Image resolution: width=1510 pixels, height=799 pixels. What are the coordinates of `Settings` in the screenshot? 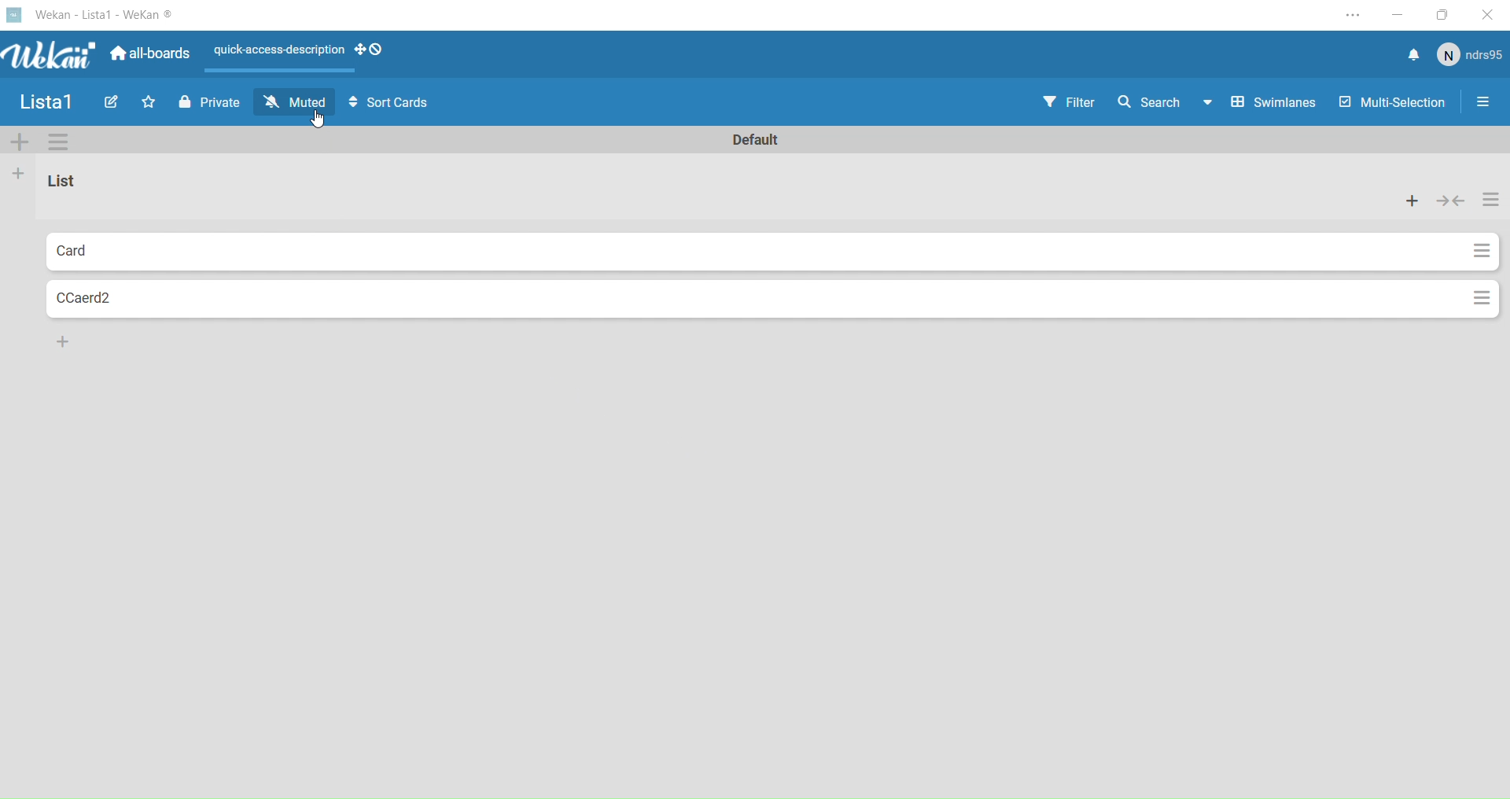 It's located at (58, 142).